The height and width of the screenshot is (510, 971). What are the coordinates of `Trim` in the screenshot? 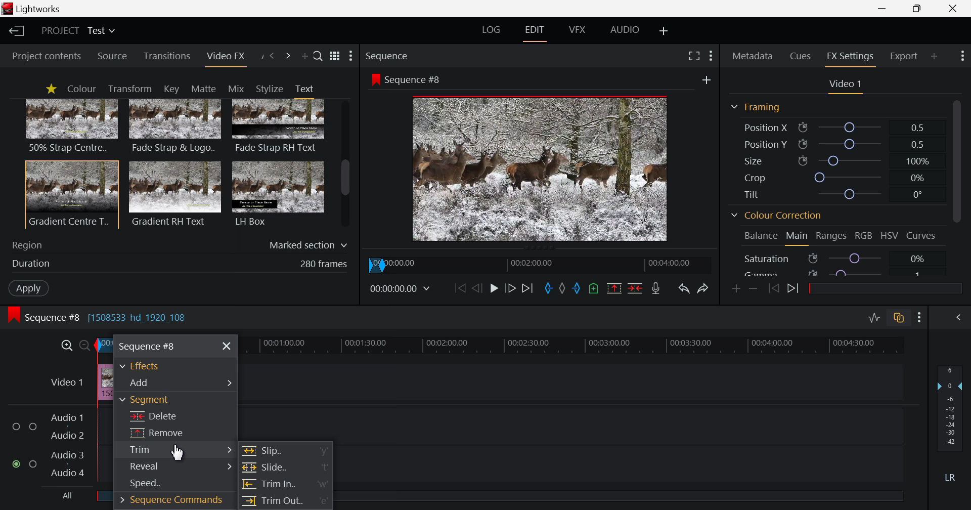 It's located at (175, 449).